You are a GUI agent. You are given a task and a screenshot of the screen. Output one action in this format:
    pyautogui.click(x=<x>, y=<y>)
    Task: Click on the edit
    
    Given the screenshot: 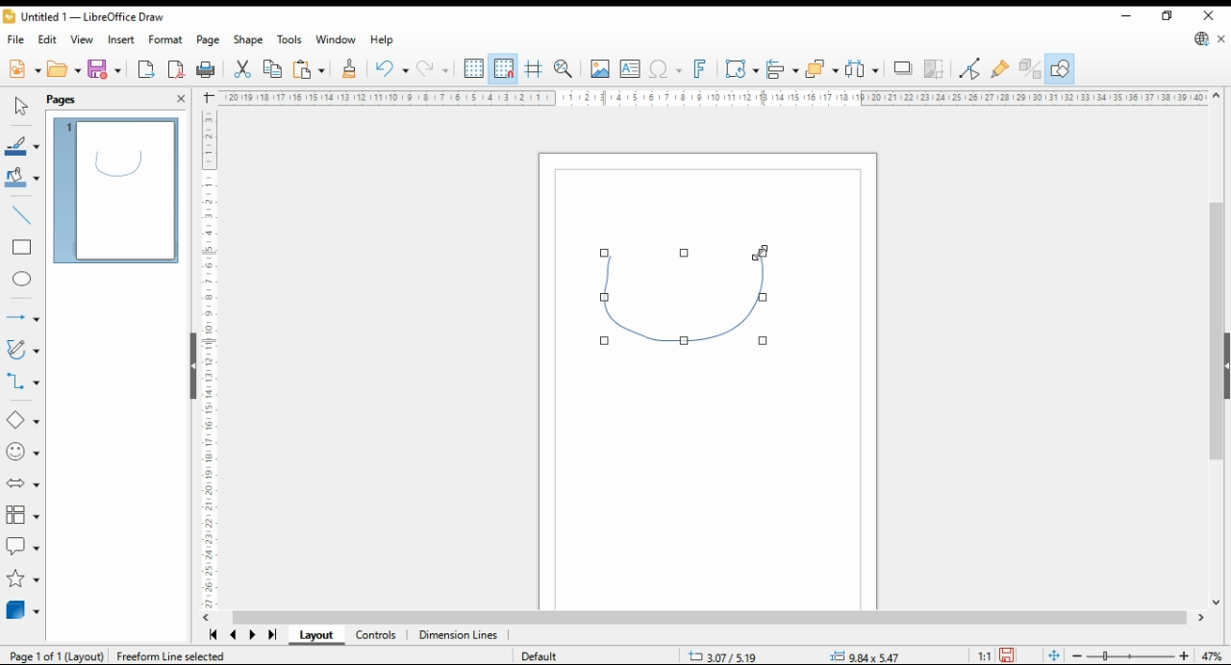 What is the action you would take?
    pyautogui.click(x=48, y=39)
    